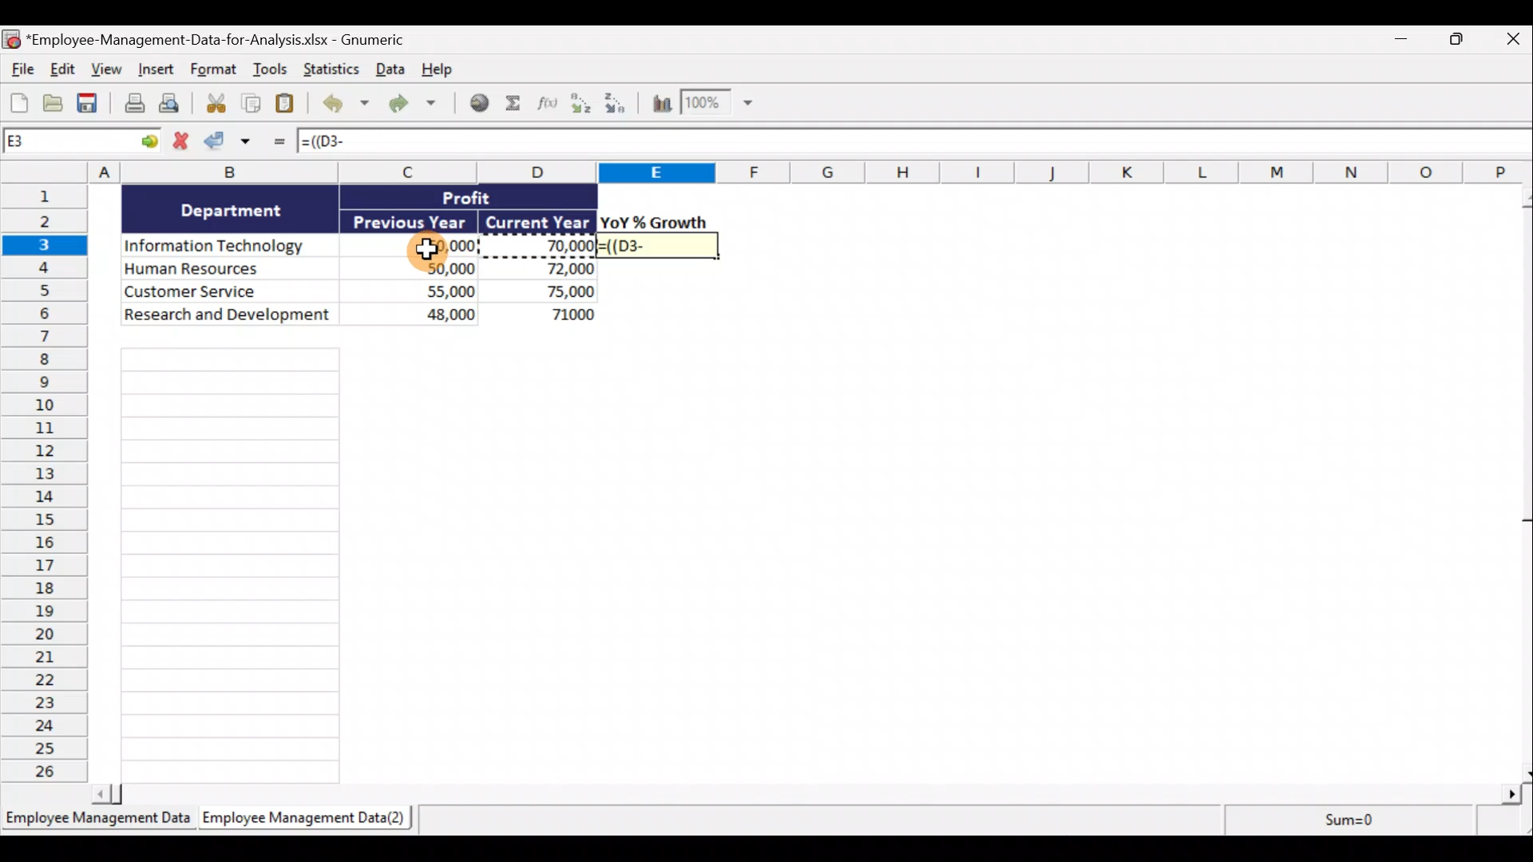 This screenshot has width=1533, height=862. I want to click on Sheet 2, so click(299, 819).